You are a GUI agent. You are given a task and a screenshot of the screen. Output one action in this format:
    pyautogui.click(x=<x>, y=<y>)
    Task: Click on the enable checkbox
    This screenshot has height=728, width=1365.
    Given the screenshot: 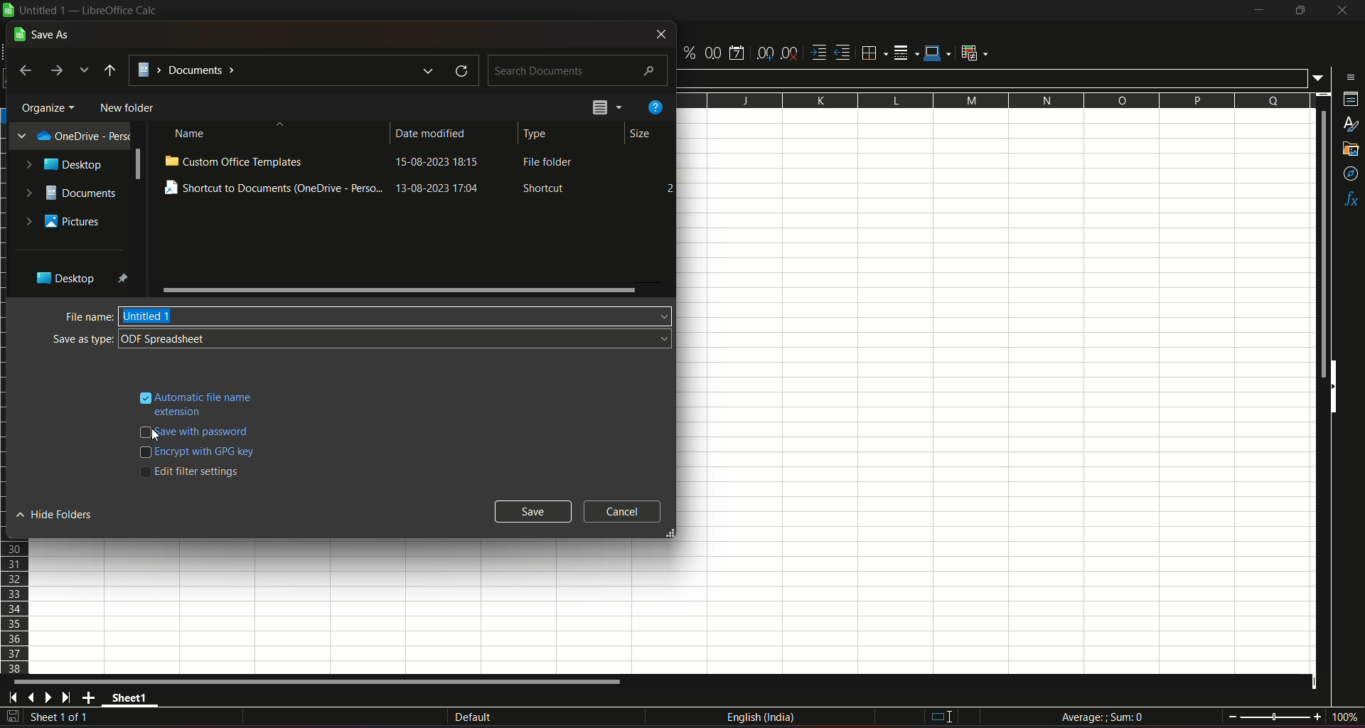 What is the action you would take?
    pyautogui.click(x=144, y=395)
    